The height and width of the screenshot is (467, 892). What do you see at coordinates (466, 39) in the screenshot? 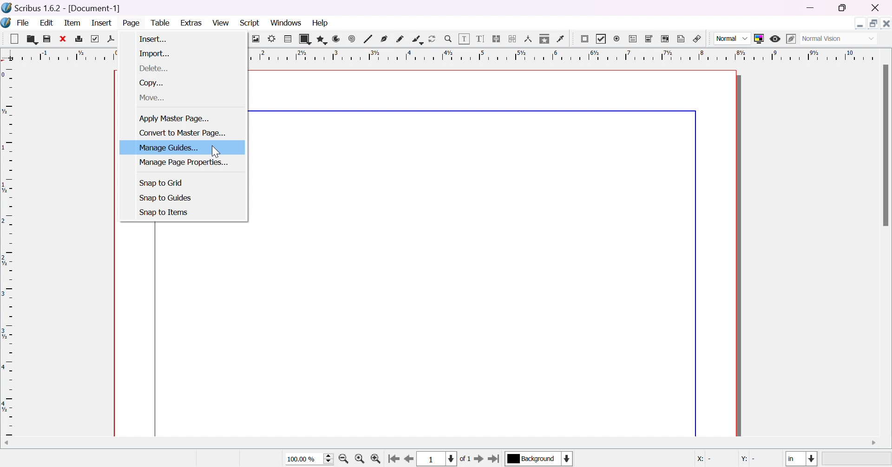
I see `edit contents of frame` at bounding box center [466, 39].